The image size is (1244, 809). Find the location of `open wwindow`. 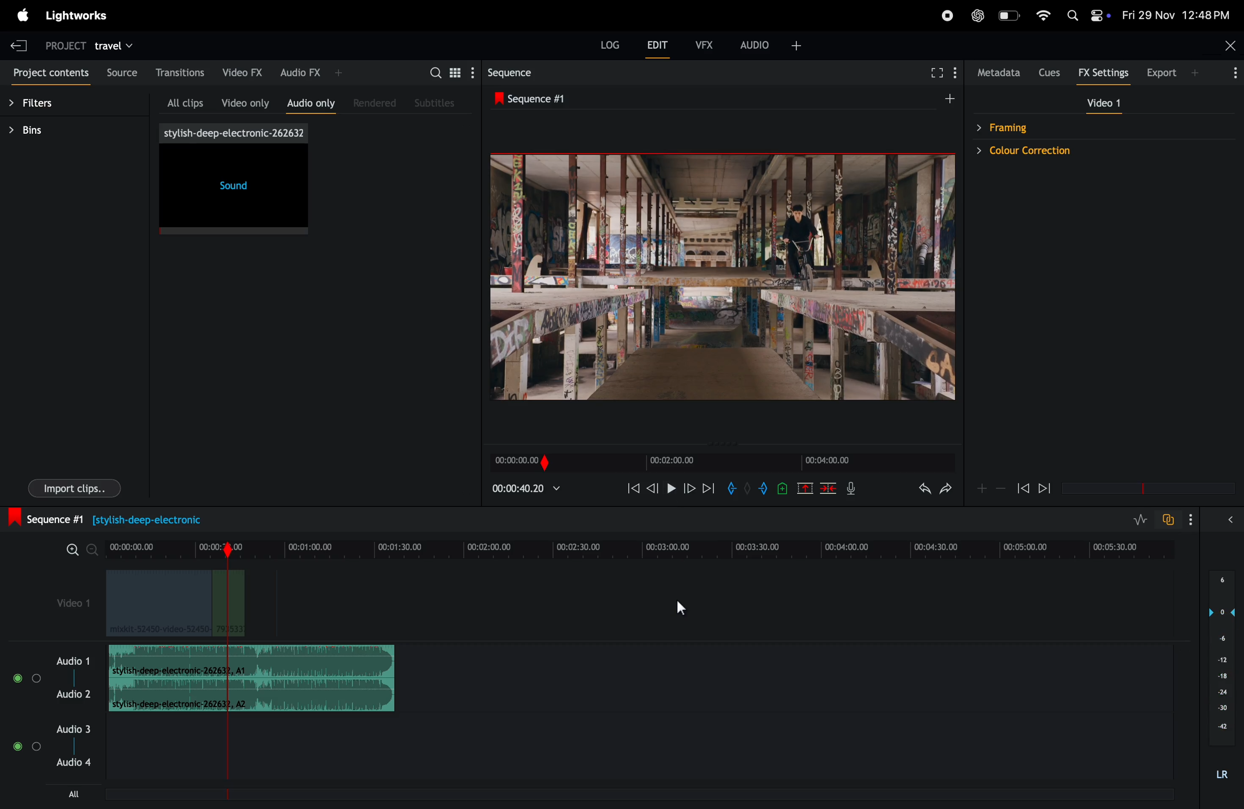

open wwindow is located at coordinates (1235, 519).